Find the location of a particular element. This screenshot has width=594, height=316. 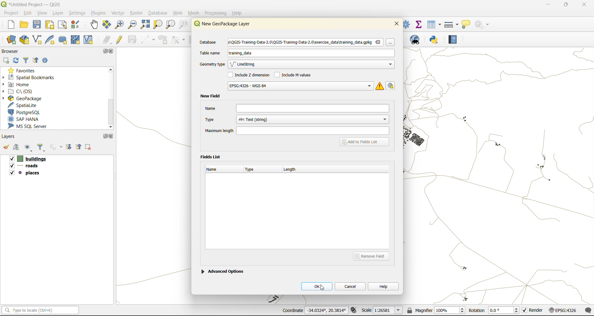

table name is located at coordinates (210, 53).